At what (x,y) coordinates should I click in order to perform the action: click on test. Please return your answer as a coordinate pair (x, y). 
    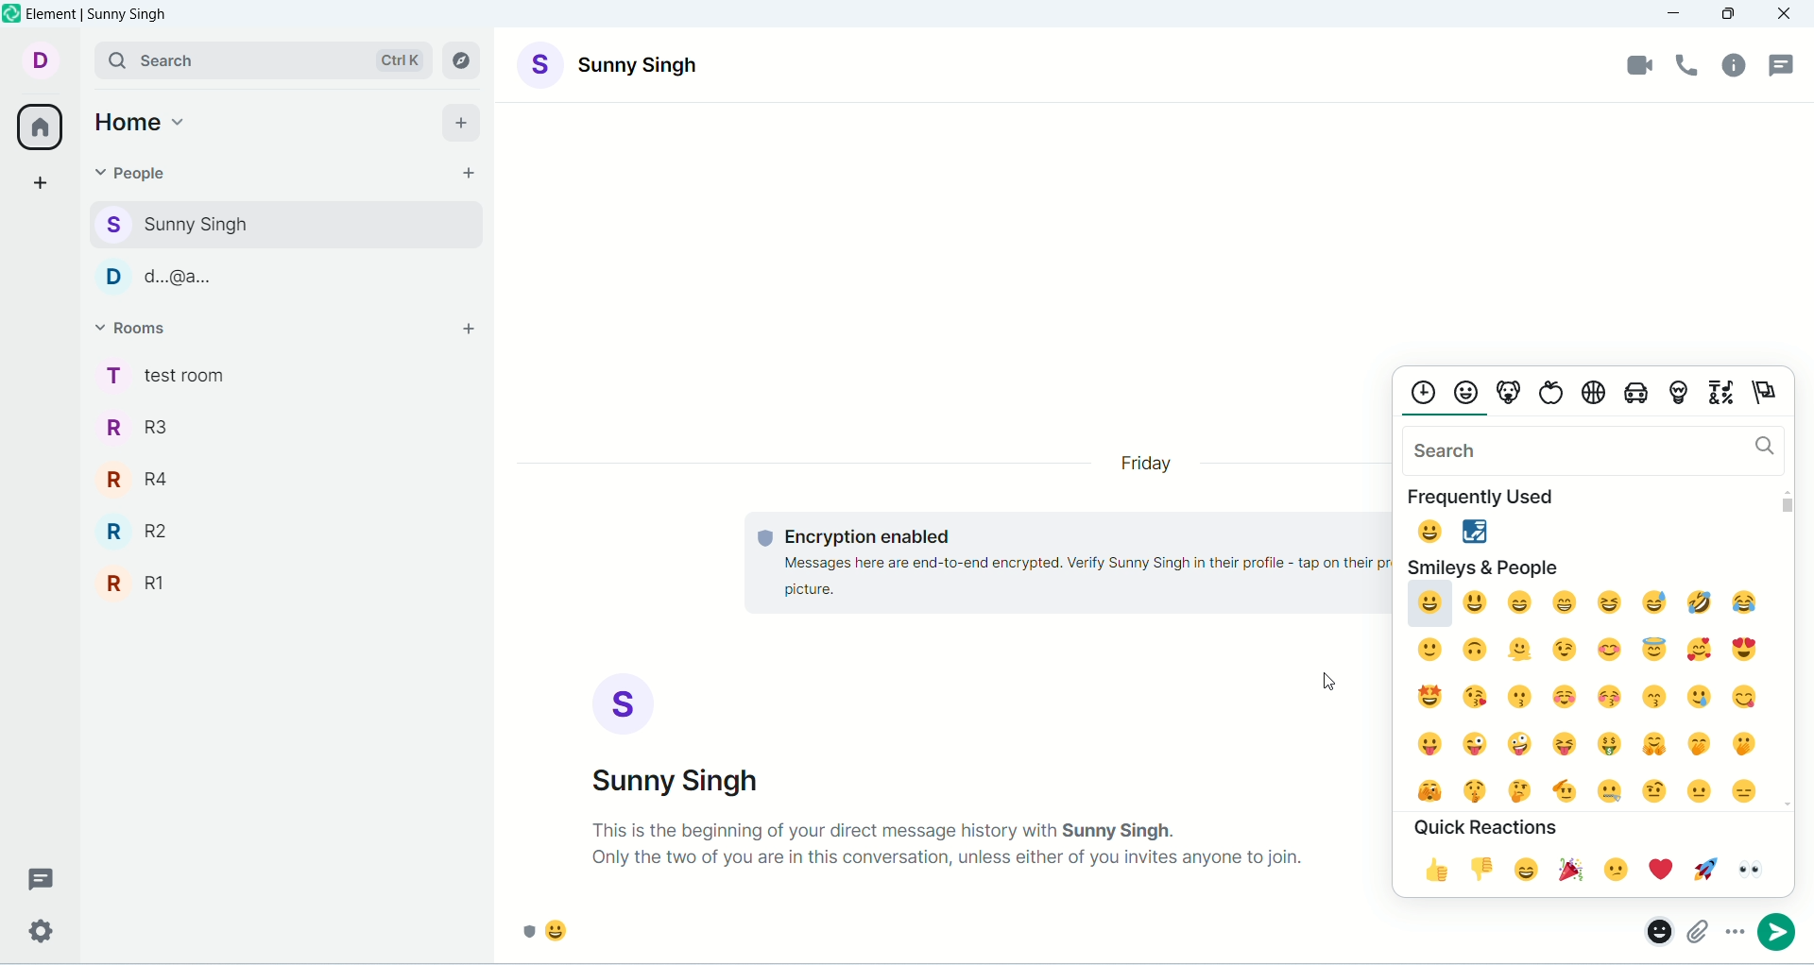
    Looking at the image, I should click on (1058, 565).